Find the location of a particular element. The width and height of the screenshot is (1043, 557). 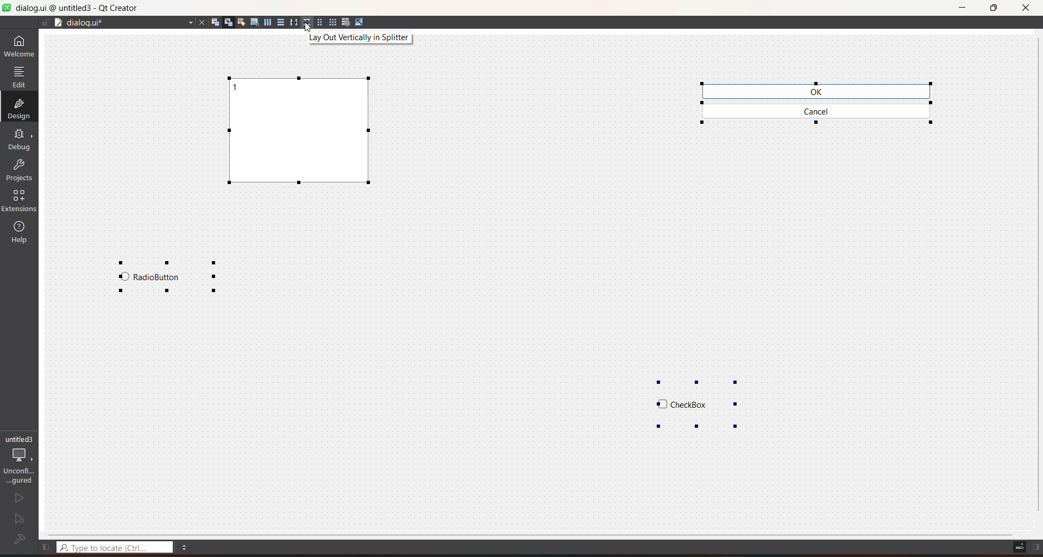

show right sidebar is located at coordinates (1037, 547).